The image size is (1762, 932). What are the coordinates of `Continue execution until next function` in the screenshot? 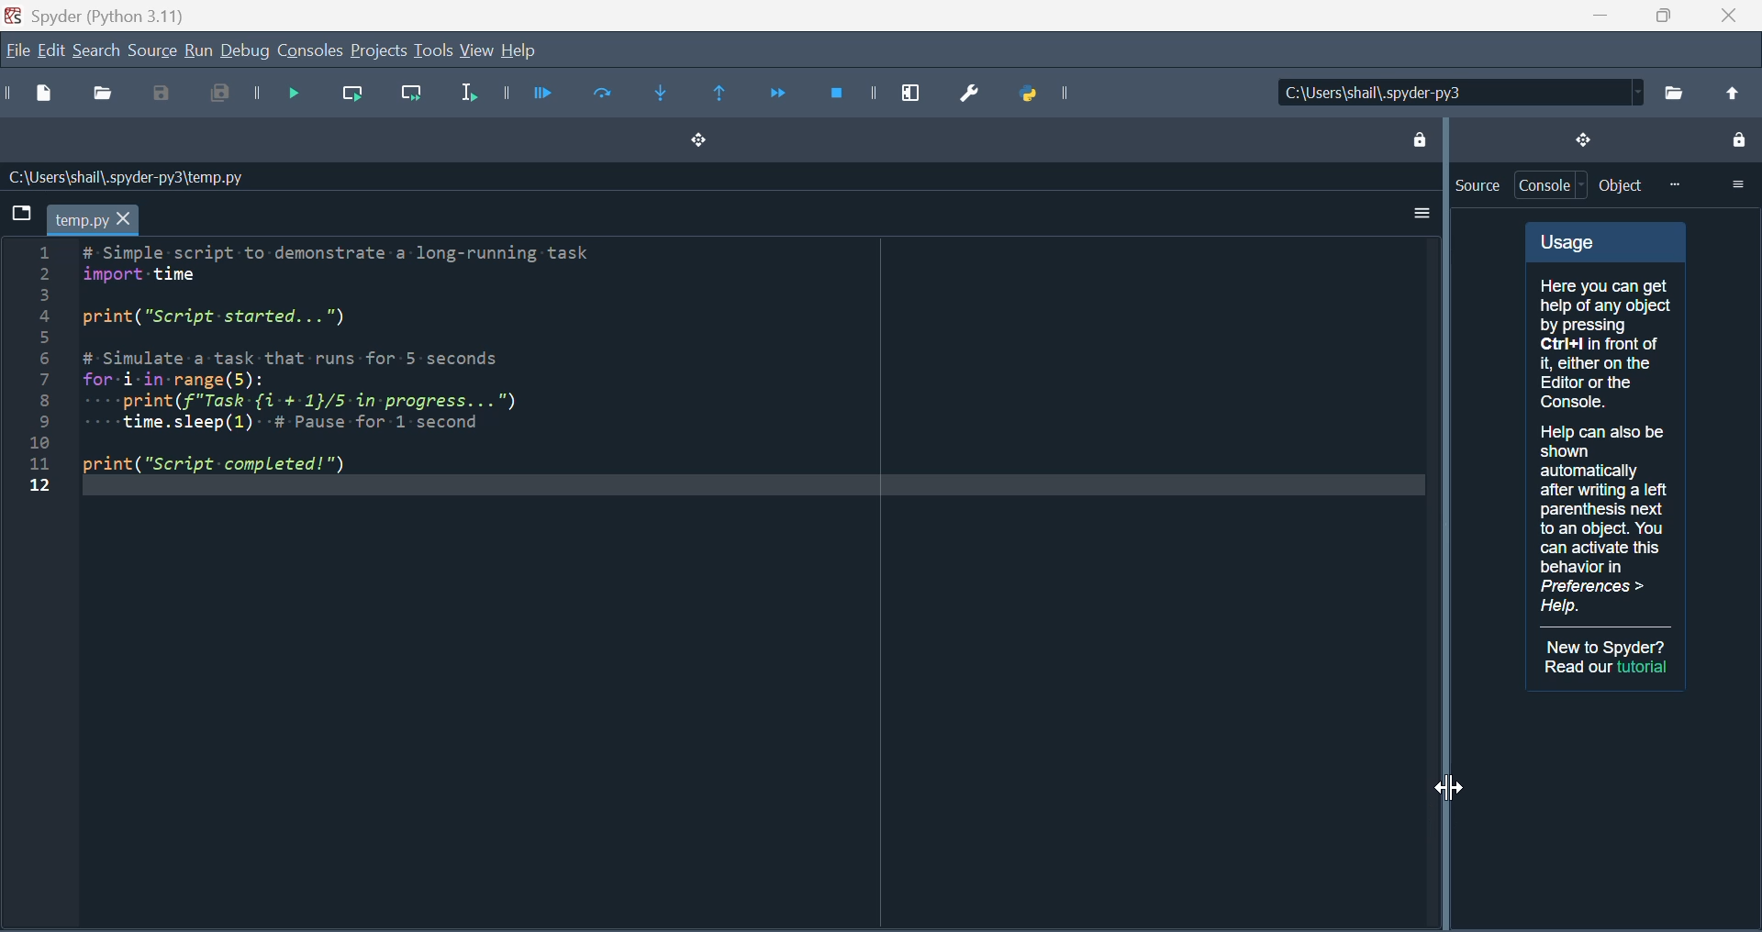 It's located at (777, 93).